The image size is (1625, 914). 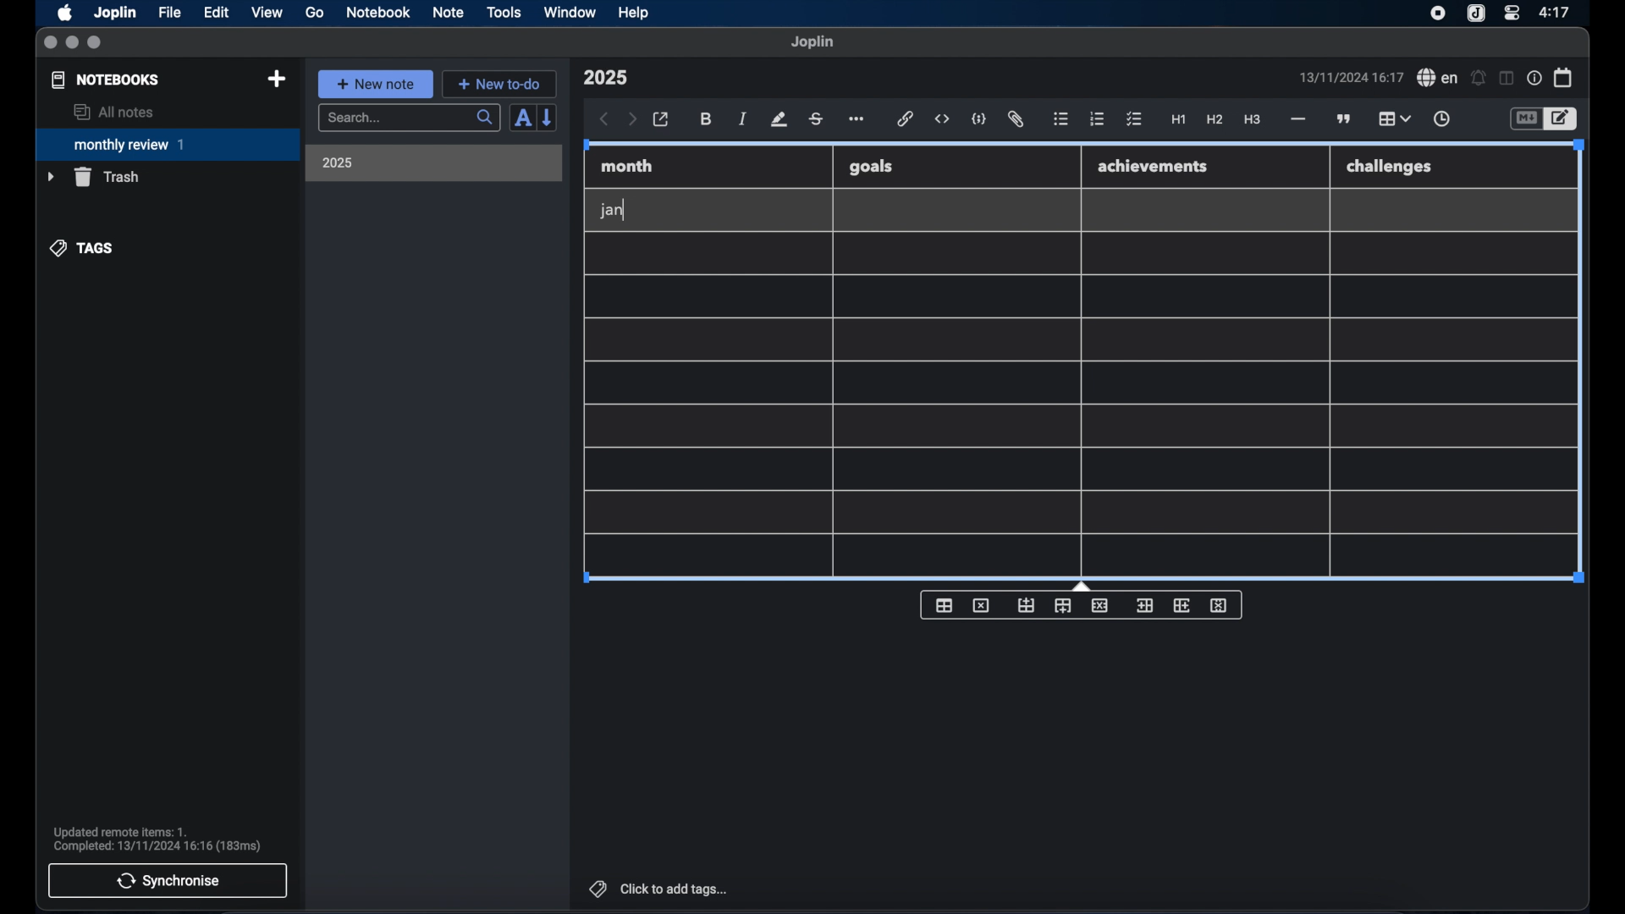 I want to click on new to-do, so click(x=500, y=84).